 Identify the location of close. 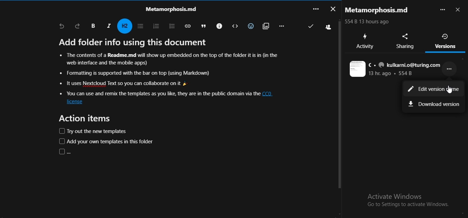
(332, 8).